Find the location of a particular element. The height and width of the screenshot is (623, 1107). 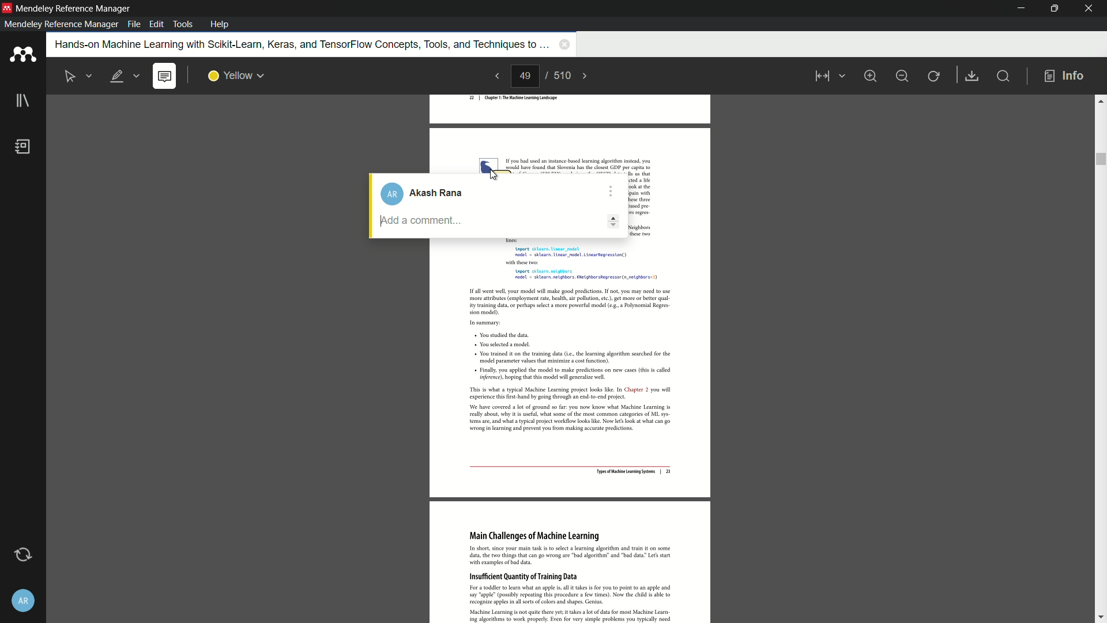

book is located at coordinates (25, 148).